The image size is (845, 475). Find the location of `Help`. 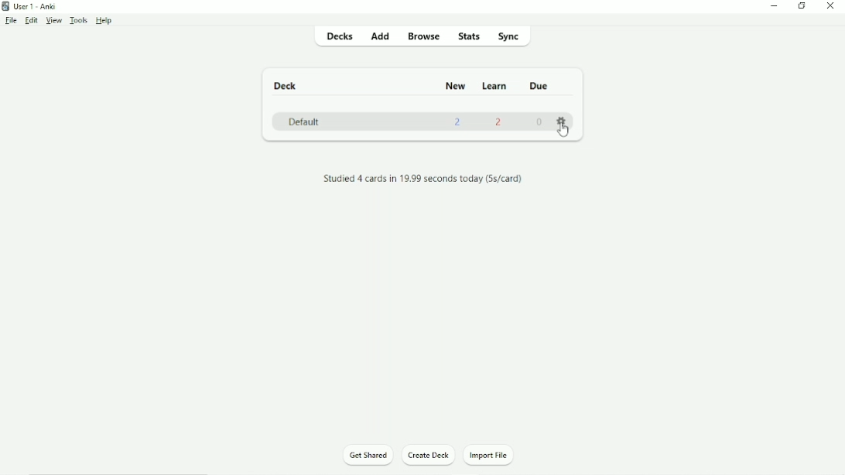

Help is located at coordinates (104, 21).